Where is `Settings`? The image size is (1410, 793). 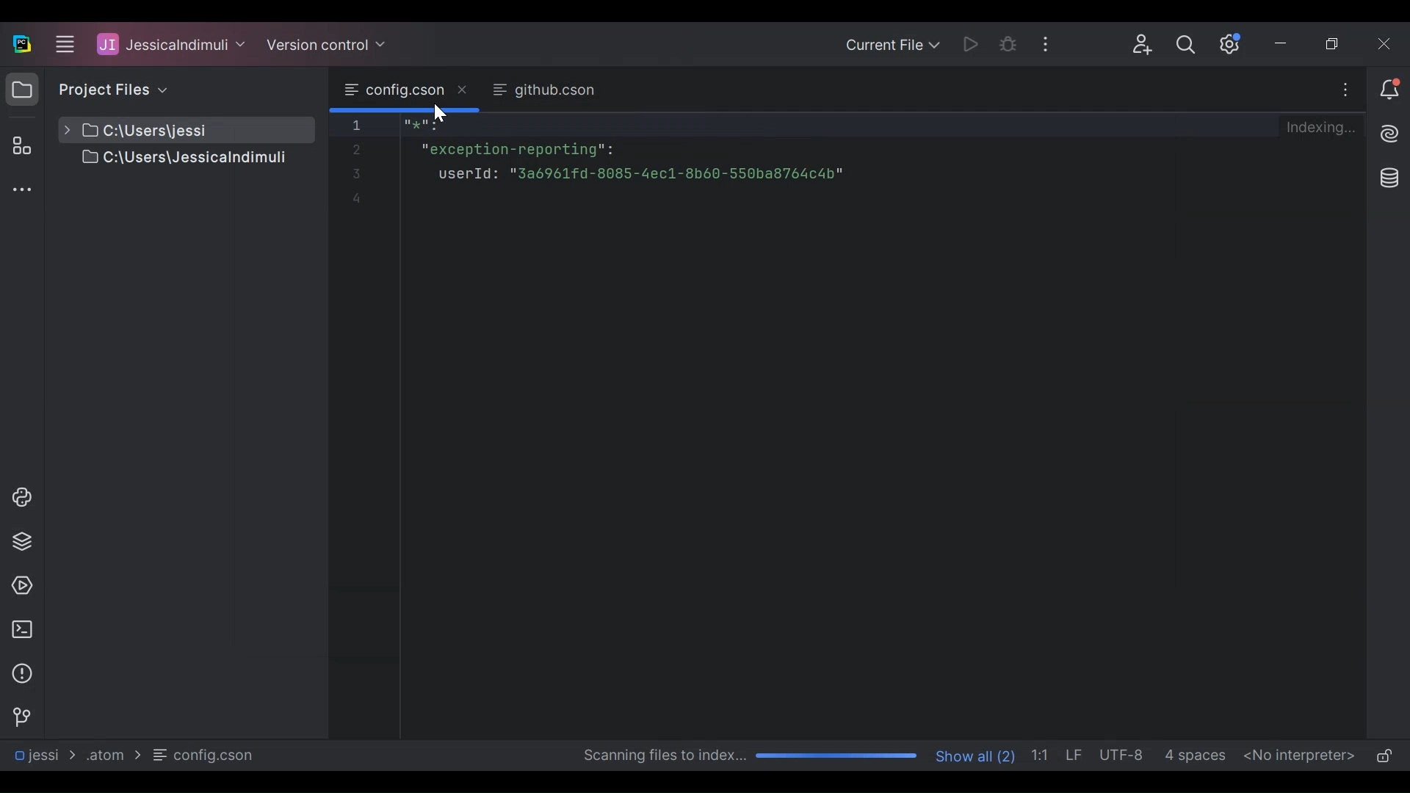
Settings is located at coordinates (1232, 43).